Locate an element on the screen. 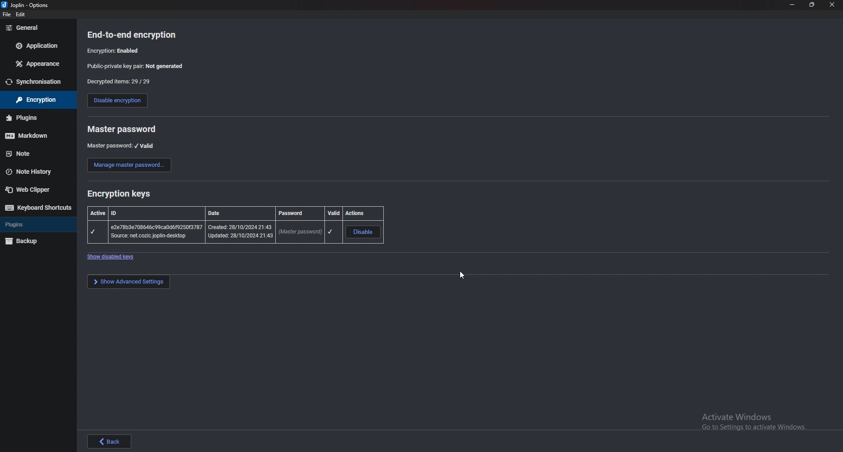 The image size is (843, 452). private public key pair not generated is located at coordinates (137, 67).